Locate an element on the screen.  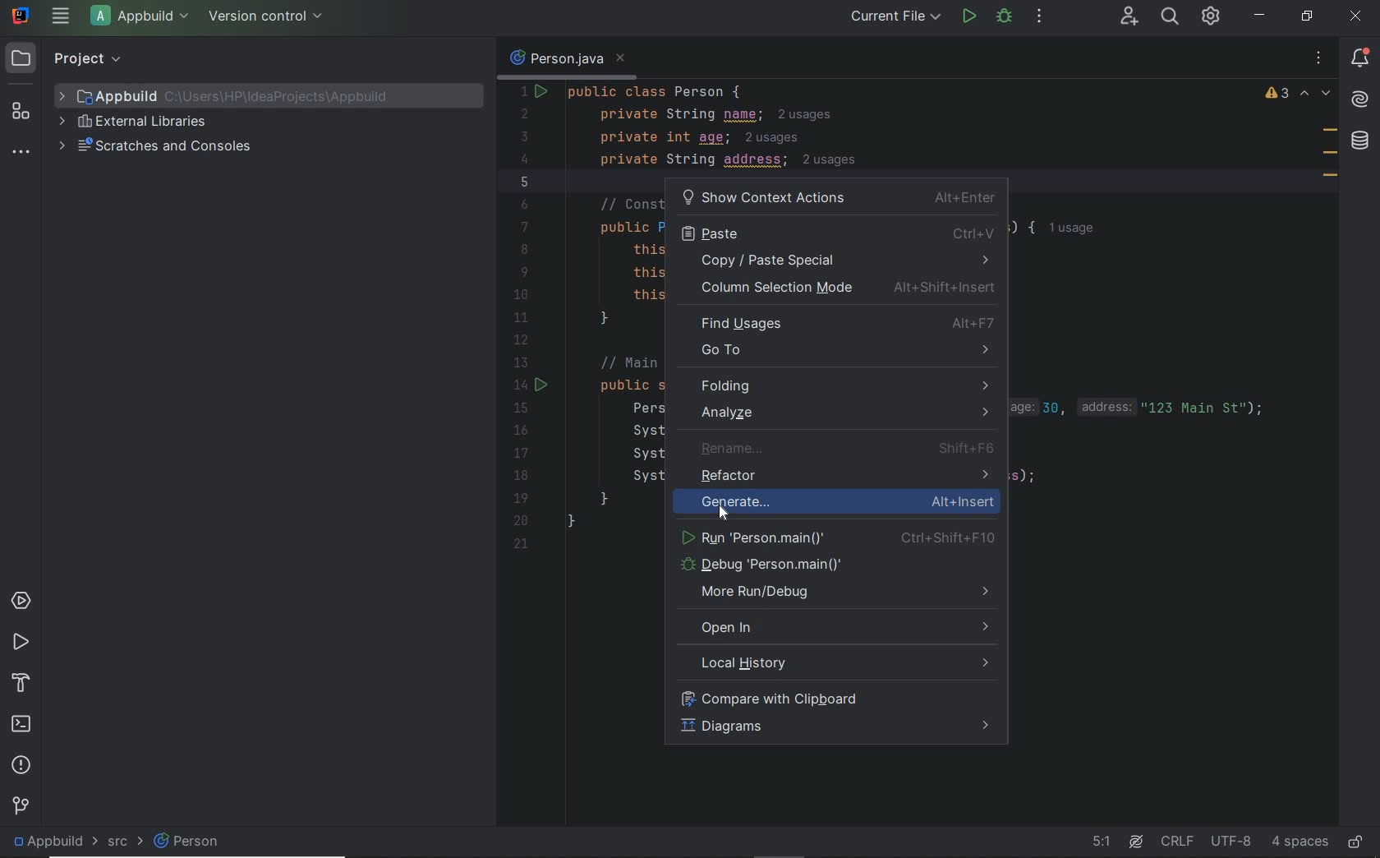
database is located at coordinates (1363, 142).